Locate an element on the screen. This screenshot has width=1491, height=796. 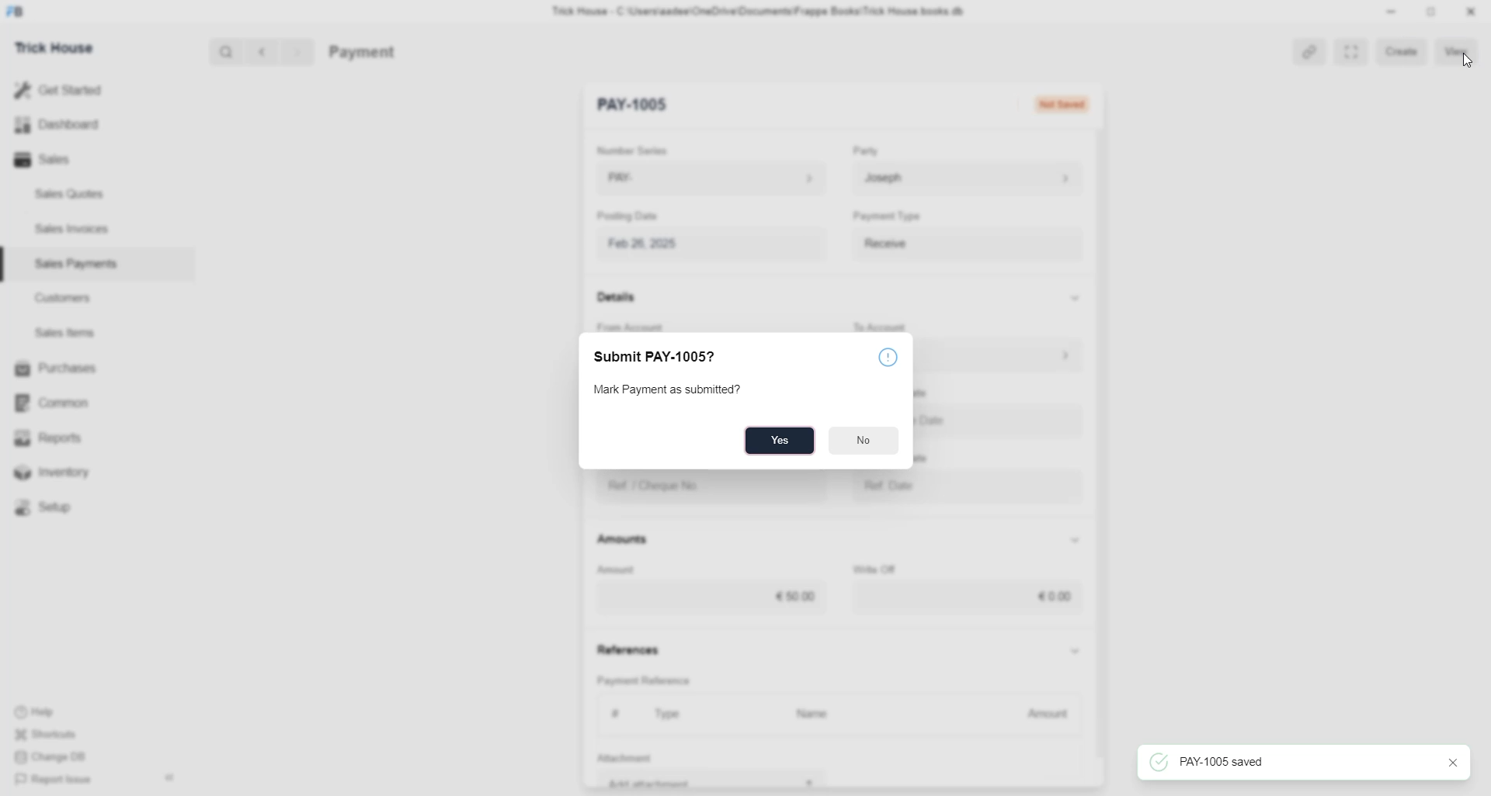
Customers is located at coordinates (68, 297).